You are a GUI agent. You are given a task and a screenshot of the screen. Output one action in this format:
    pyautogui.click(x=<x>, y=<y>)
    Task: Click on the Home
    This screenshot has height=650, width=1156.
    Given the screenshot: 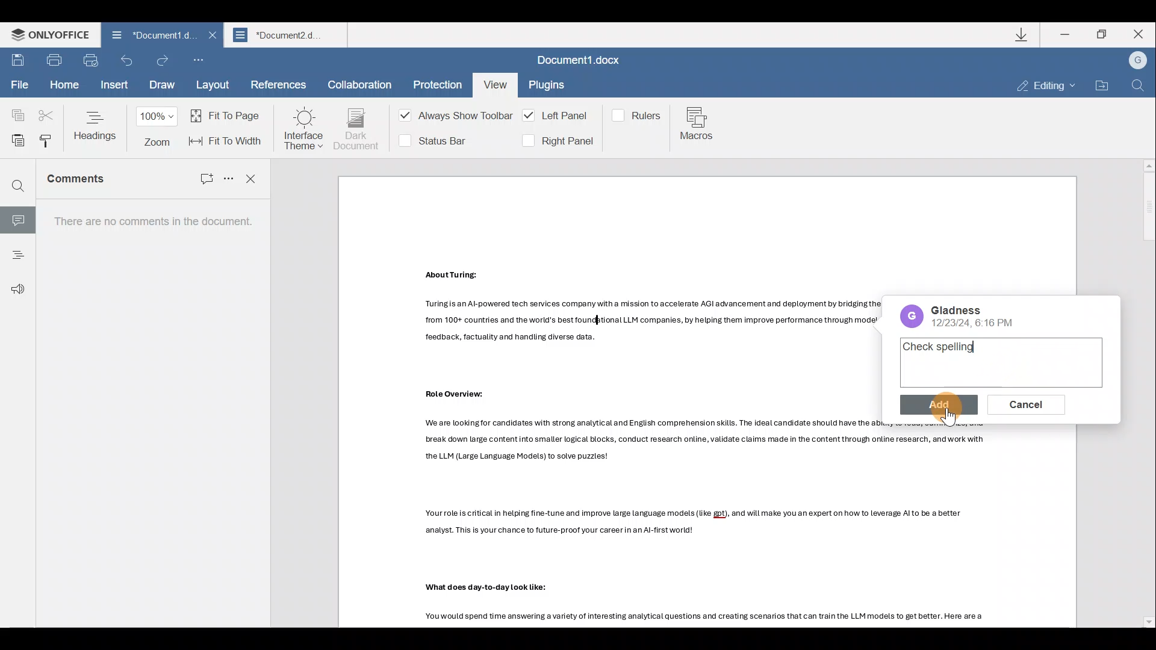 What is the action you would take?
    pyautogui.click(x=63, y=85)
    